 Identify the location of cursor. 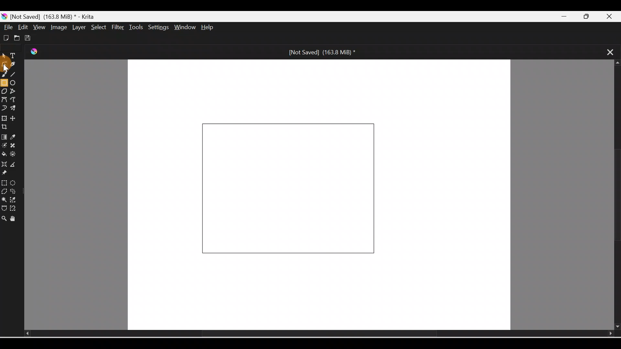
(8, 72).